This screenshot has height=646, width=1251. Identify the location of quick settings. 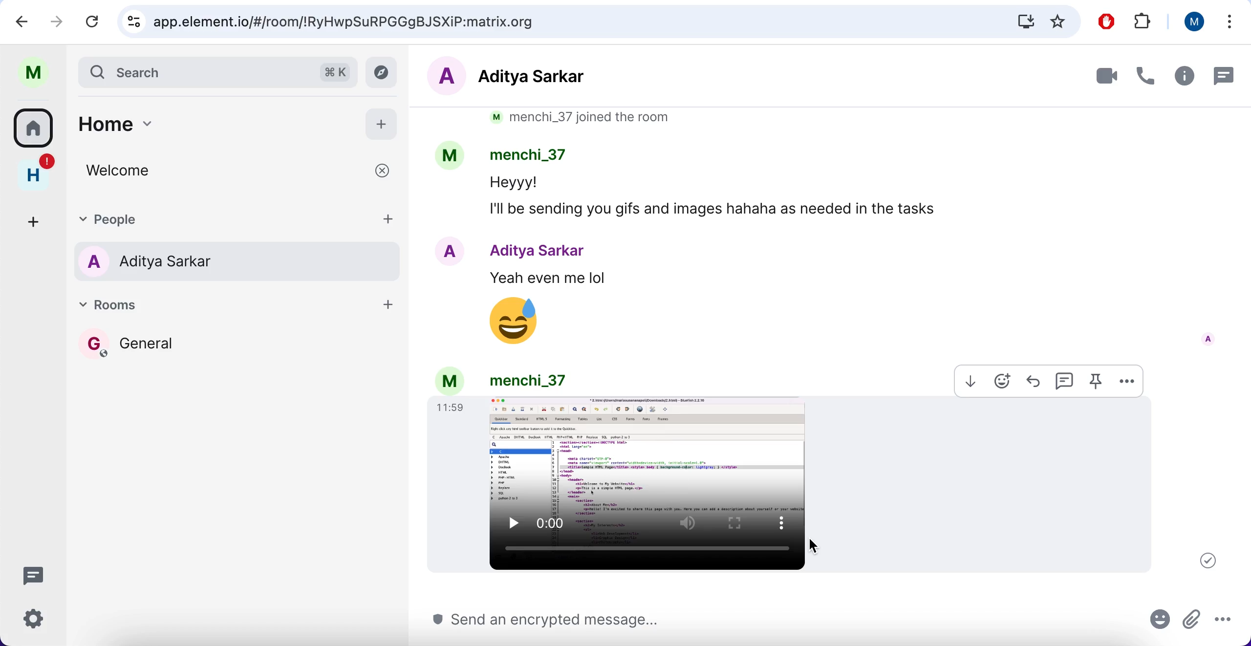
(33, 624).